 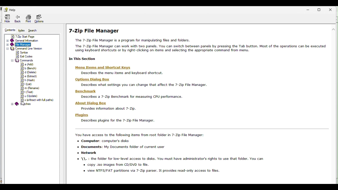 I want to click on Restore, so click(x=320, y=9).